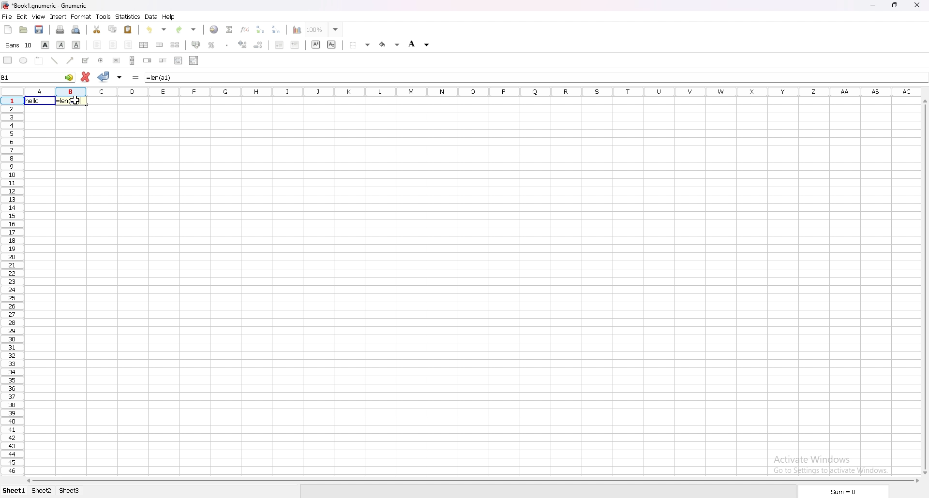 The width and height of the screenshot is (929, 498). What do you see at coordinates (101, 60) in the screenshot?
I see `create radio button` at bounding box center [101, 60].